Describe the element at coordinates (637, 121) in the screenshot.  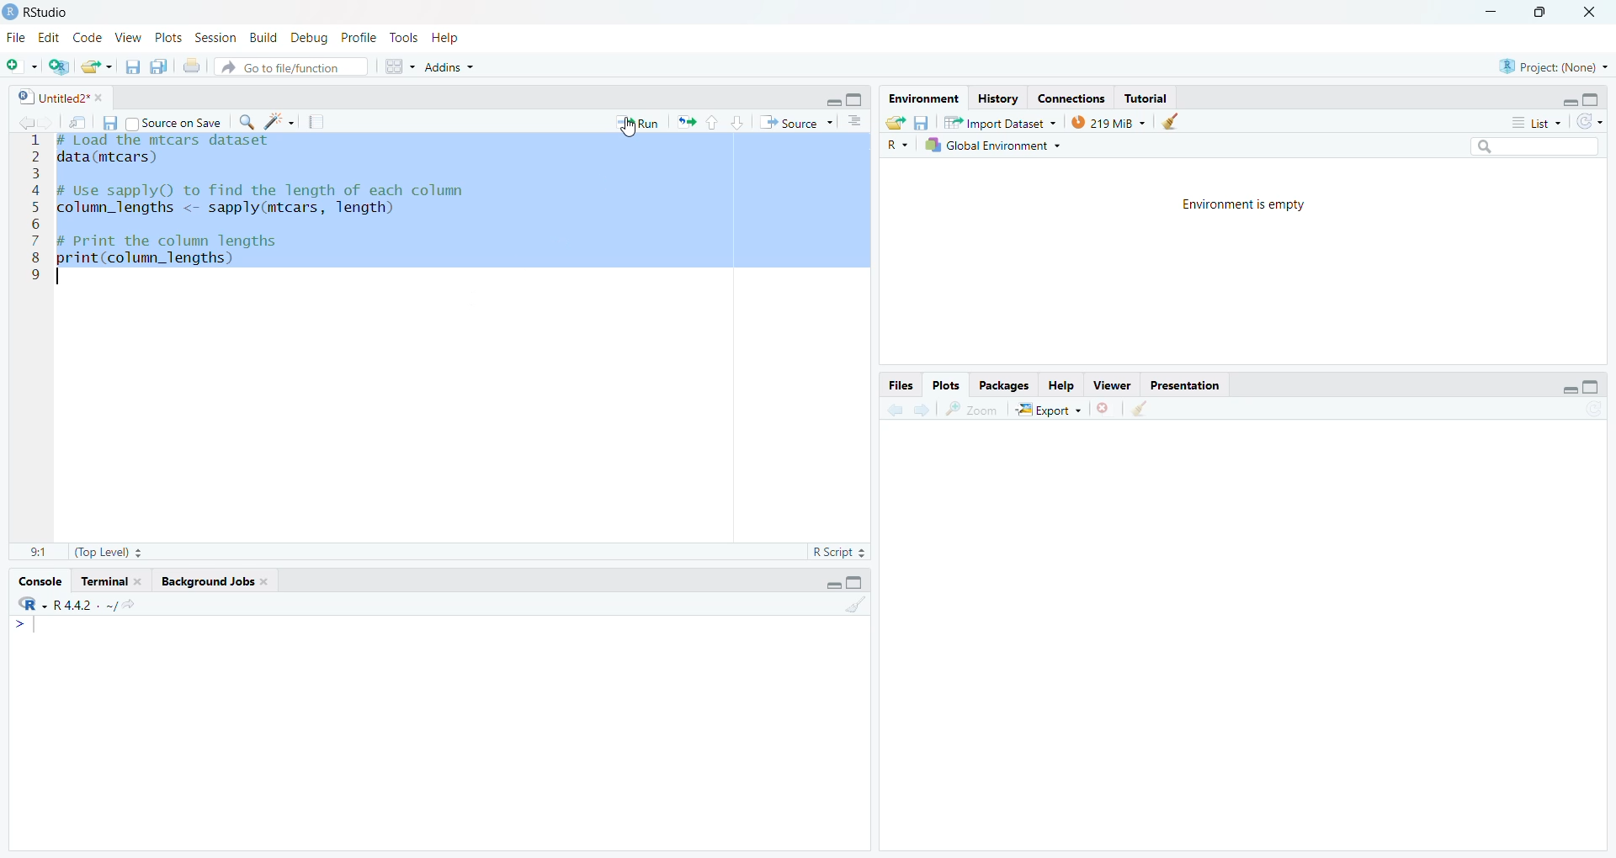
I see `Run current line or section` at that location.